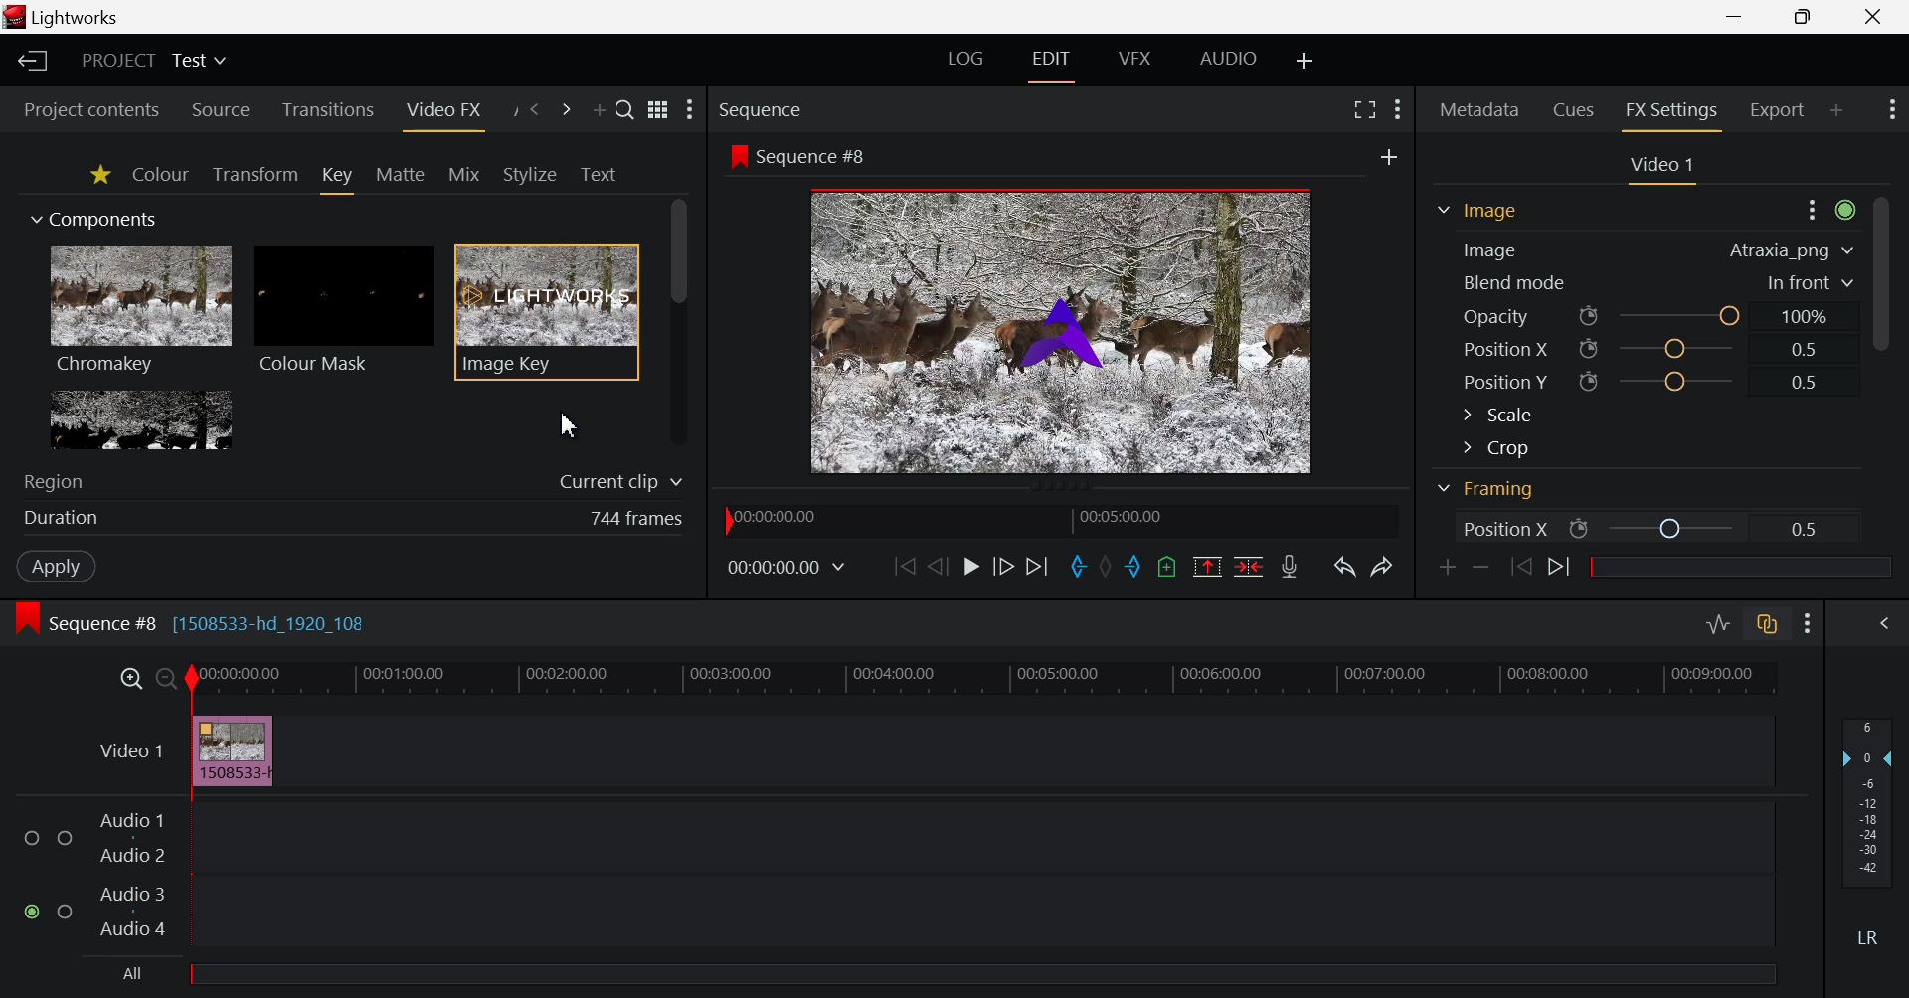 Image resolution: width=1909 pixels, height=998 pixels. What do you see at coordinates (102, 216) in the screenshot?
I see `Components Section` at bounding box center [102, 216].